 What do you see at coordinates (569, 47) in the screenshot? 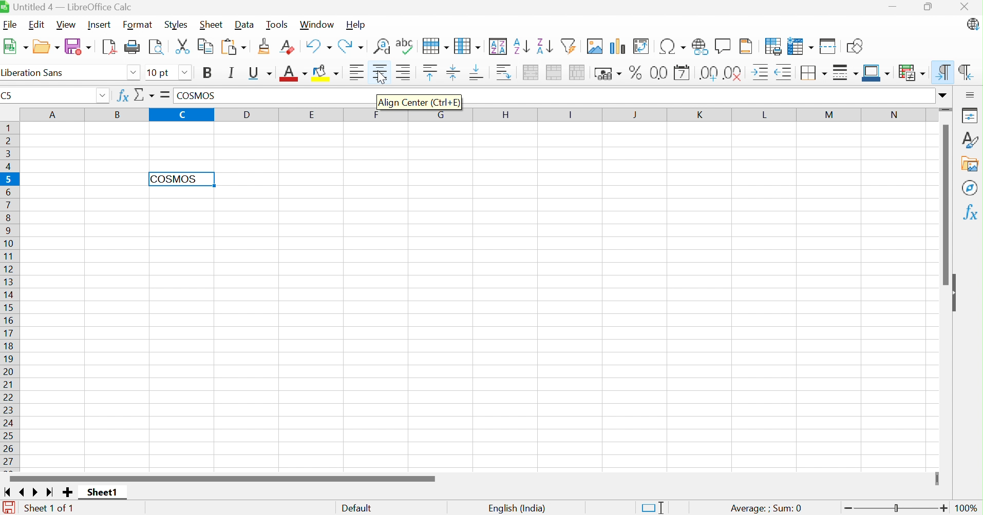
I see `AutoFilter` at bounding box center [569, 47].